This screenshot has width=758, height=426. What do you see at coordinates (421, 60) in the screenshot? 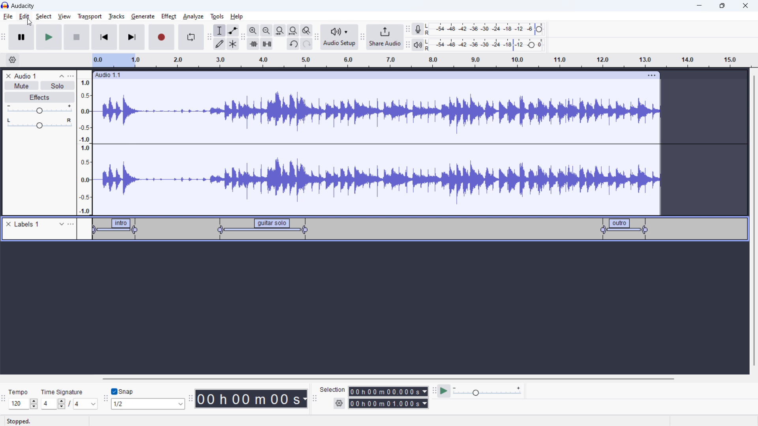
I see `timeline` at bounding box center [421, 60].